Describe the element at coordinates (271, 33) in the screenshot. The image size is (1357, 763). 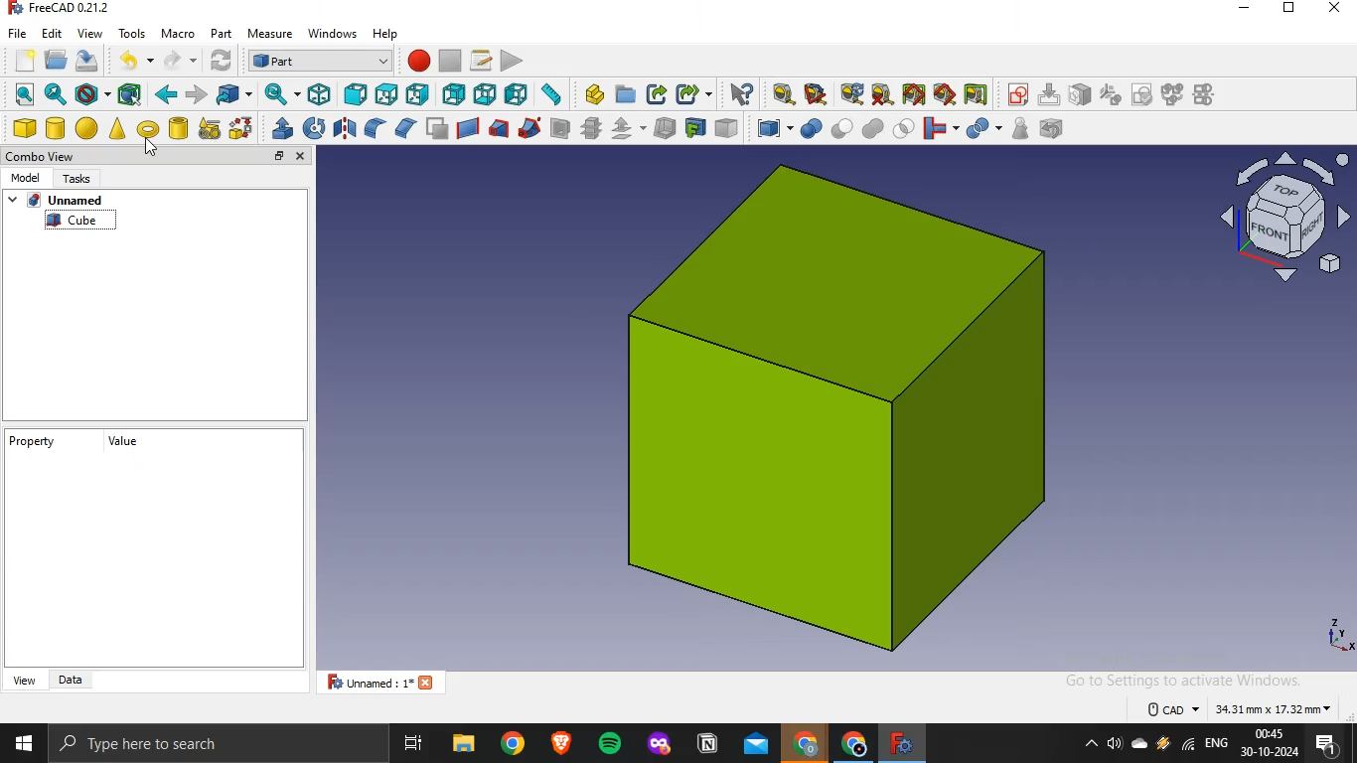
I see `measure` at that location.